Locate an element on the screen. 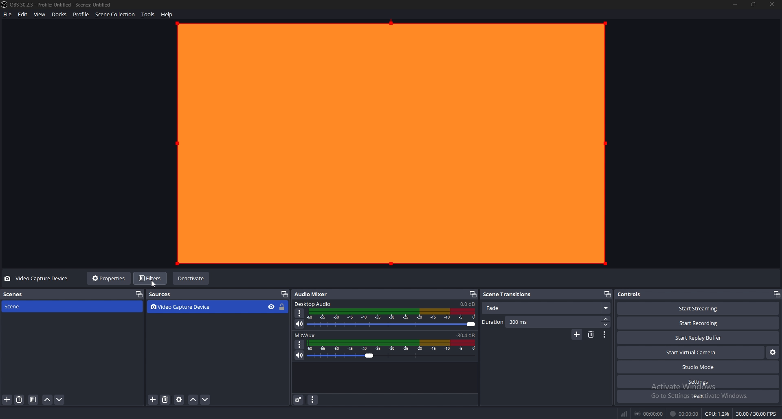 The width and height of the screenshot is (782, 419). transition properties is located at coordinates (604, 334).